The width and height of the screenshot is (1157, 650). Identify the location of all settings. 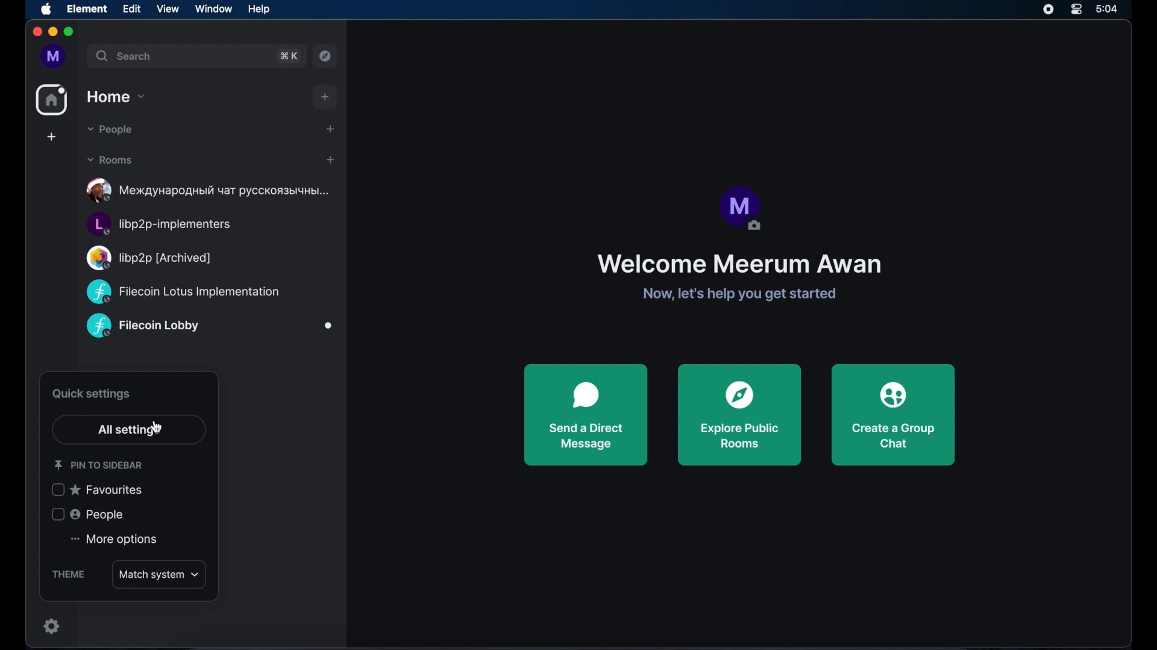
(130, 431).